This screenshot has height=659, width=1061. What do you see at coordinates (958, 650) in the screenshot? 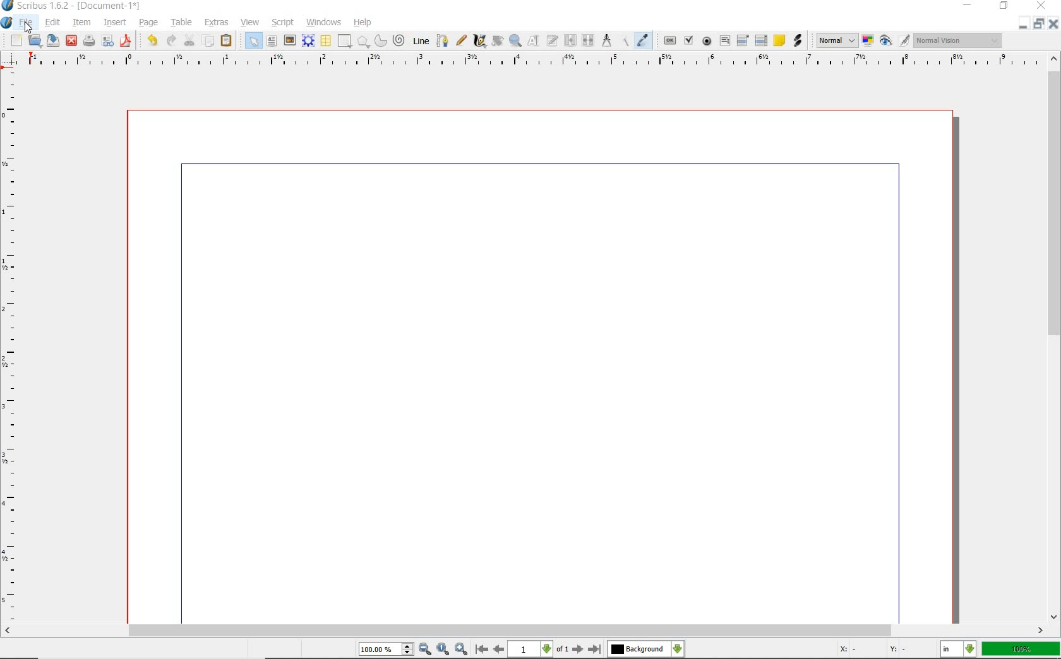
I see `select the current unit` at bounding box center [958, 650].